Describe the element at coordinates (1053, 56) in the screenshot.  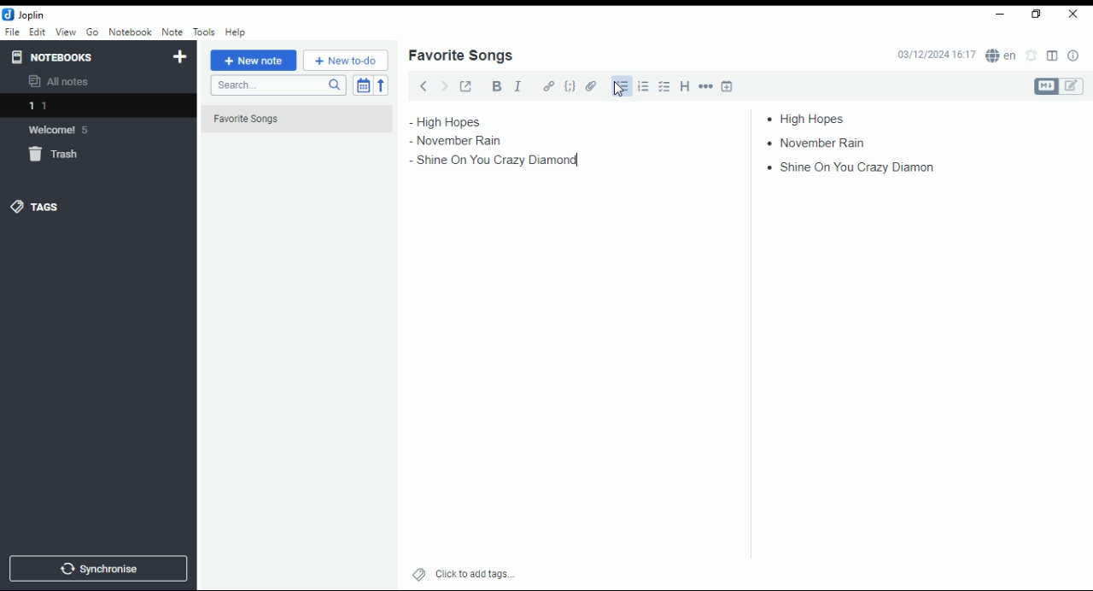
I see `toggle layout` at that location.